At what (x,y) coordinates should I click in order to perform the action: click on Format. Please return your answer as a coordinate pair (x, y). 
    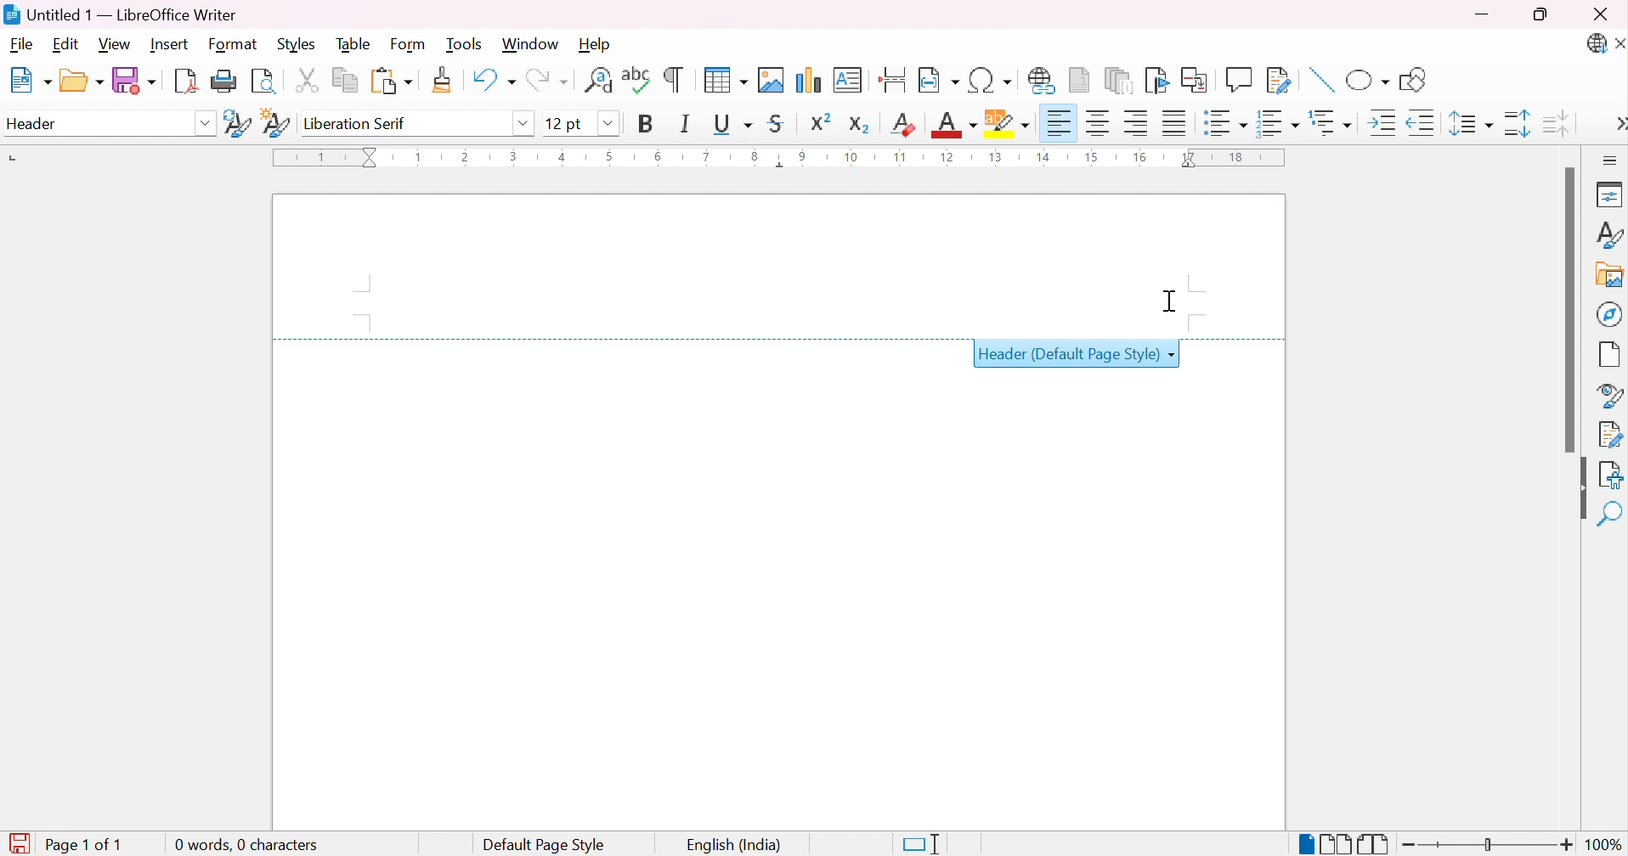
    Looking at the image, I should click on (232, 45).